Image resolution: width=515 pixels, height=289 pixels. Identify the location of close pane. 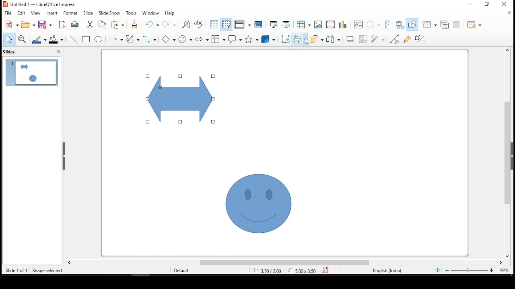
(60, 51).